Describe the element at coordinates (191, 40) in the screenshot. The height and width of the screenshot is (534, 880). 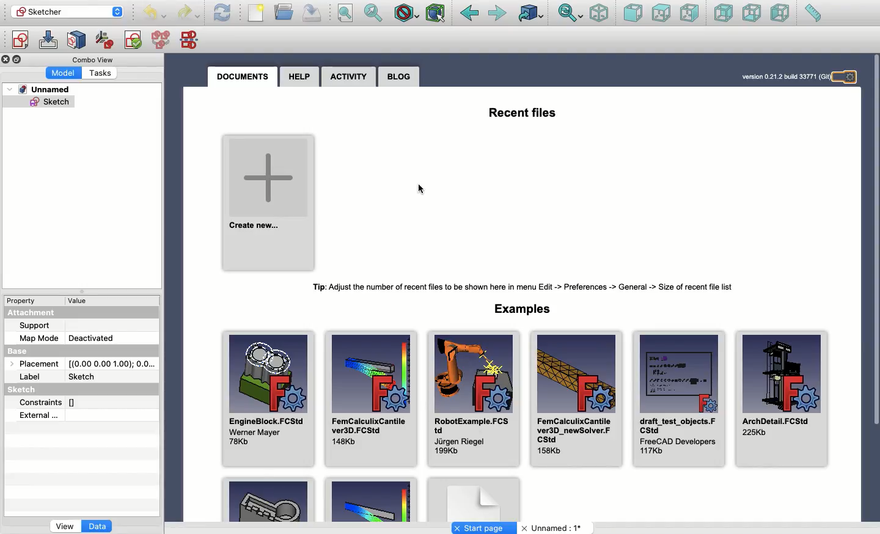
I see `Mirror sketch` at that location.